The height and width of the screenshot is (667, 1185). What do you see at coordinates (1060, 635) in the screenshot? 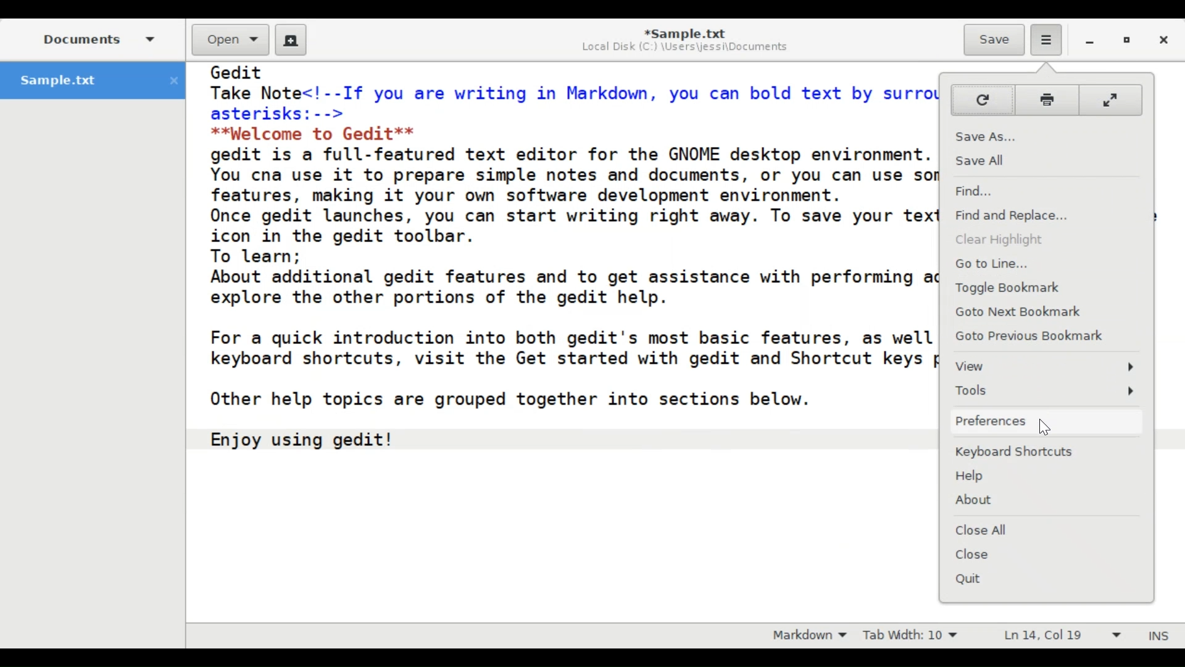
I see `Ln 14, Col 19` at bounding box center [1060, 635].